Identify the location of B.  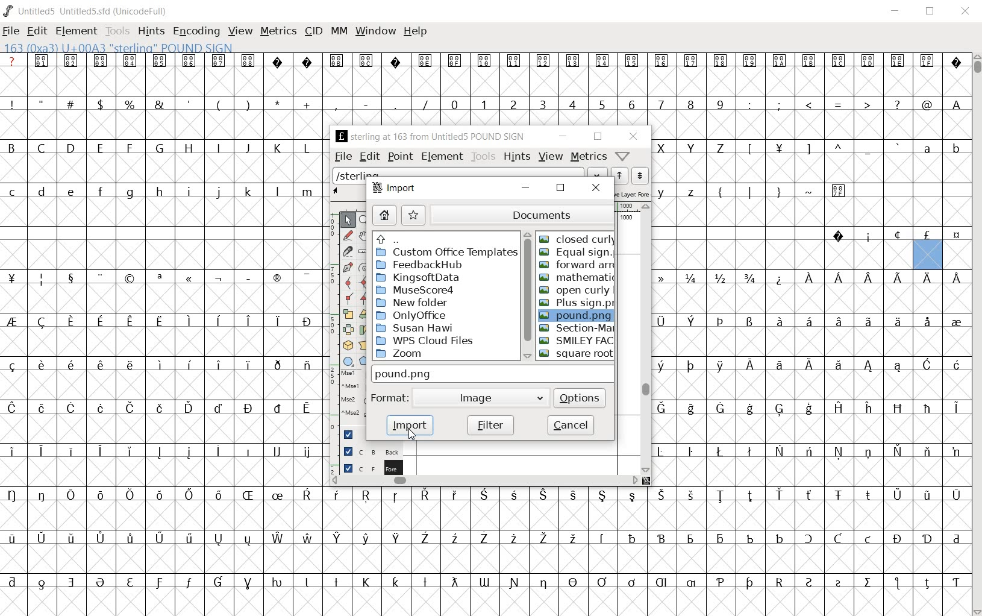
(16, 146).